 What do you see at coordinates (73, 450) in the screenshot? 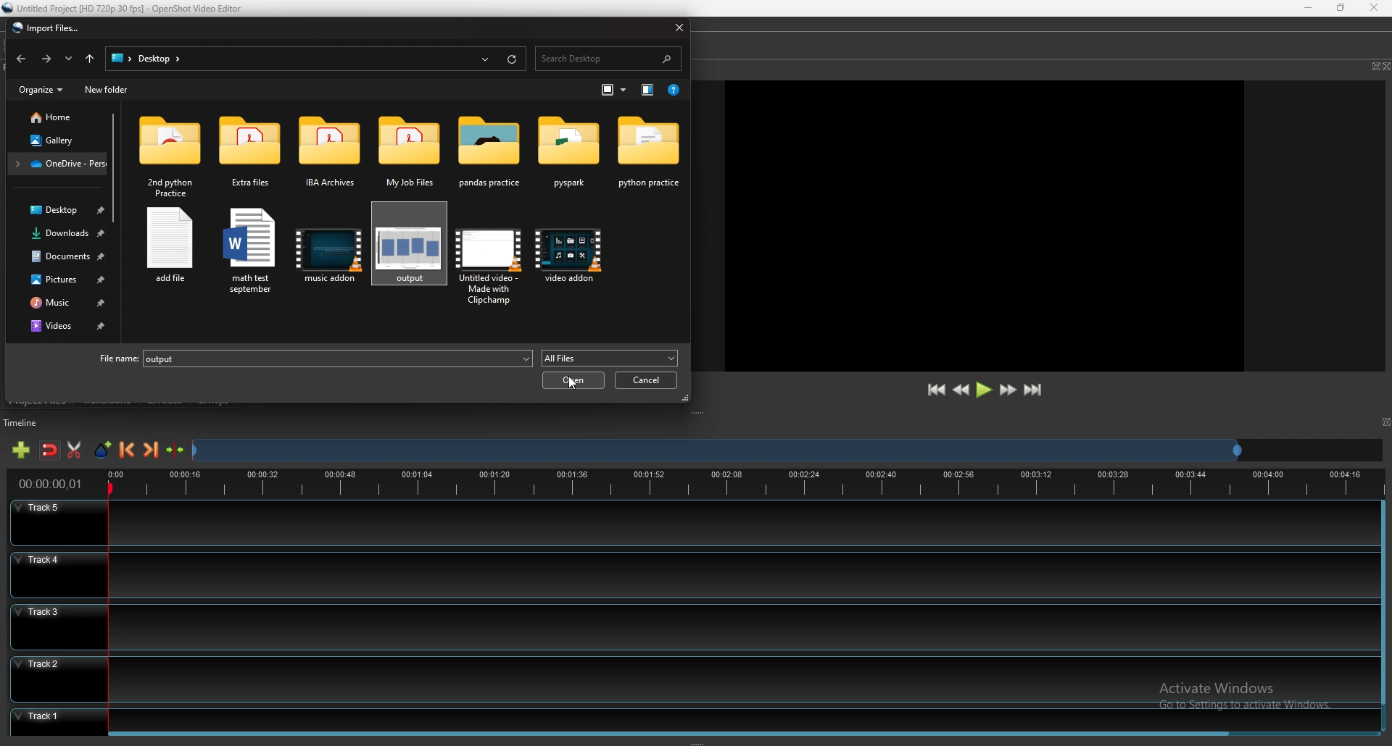
I see `enable razor` at bounding box center [73, 450].